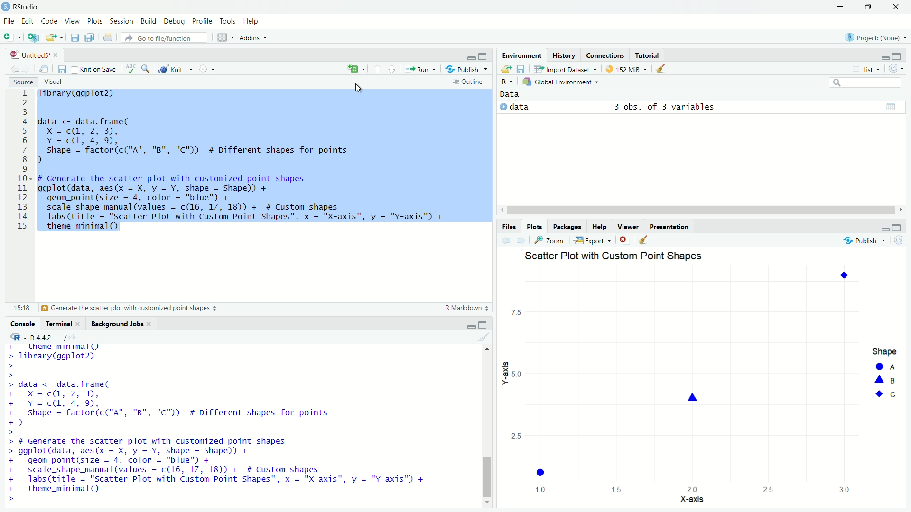  I want to click on Tools, so click(228, 21).